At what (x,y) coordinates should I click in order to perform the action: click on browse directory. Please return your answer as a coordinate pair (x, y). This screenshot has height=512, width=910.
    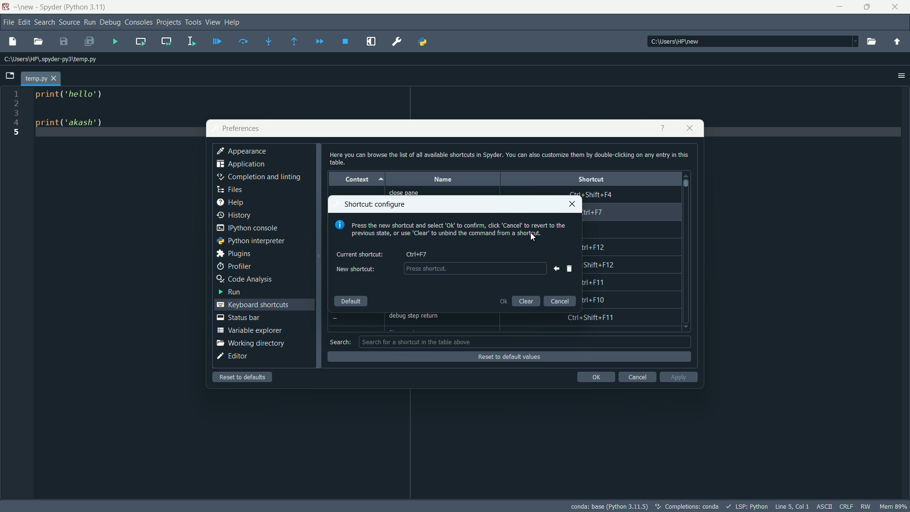
    Looking at the image, I should click on (871, 42).